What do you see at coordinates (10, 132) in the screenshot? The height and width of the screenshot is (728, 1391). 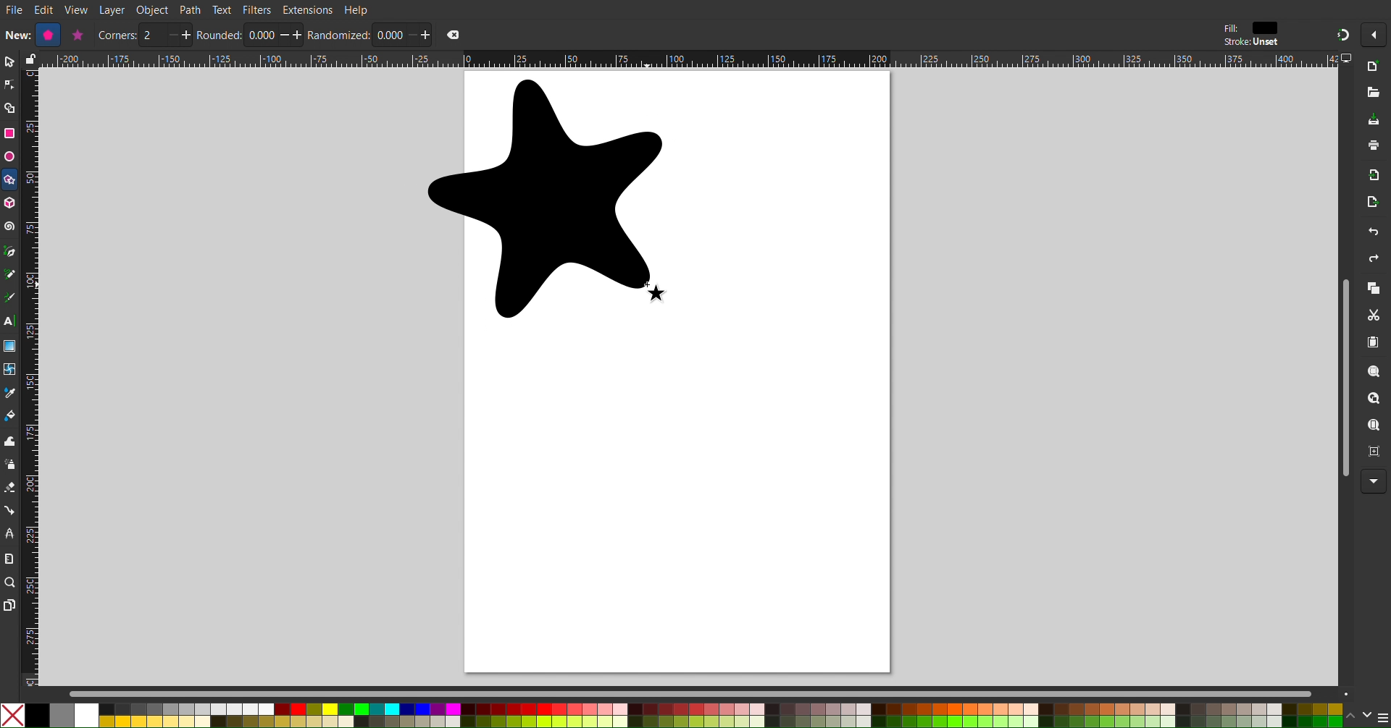 I see `Rectangle Tool` at bounding box center [10, 132].